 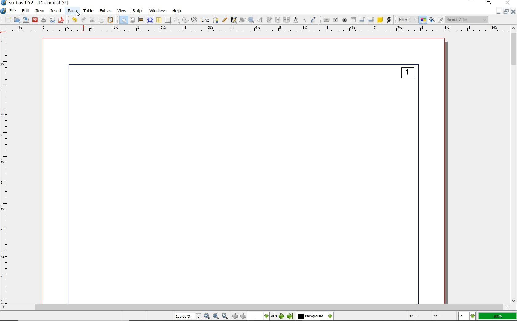 I want to click on extras, so click(x=106, y=11).